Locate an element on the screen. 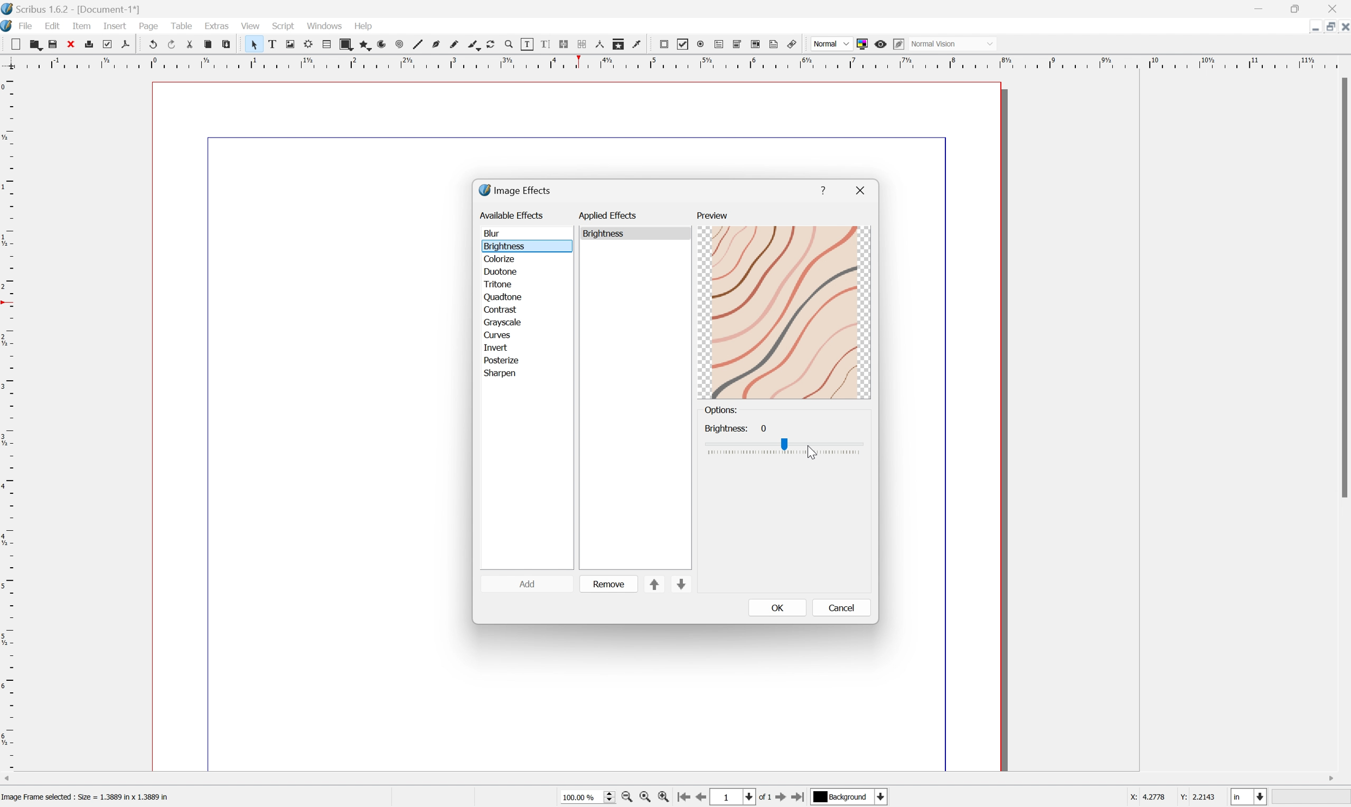 This screenshot has width=1351, height=807. Windows is located at coordinates (323, 24).